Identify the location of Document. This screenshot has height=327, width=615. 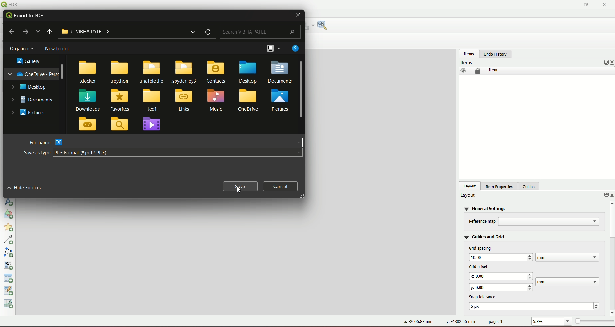
(281, 72).